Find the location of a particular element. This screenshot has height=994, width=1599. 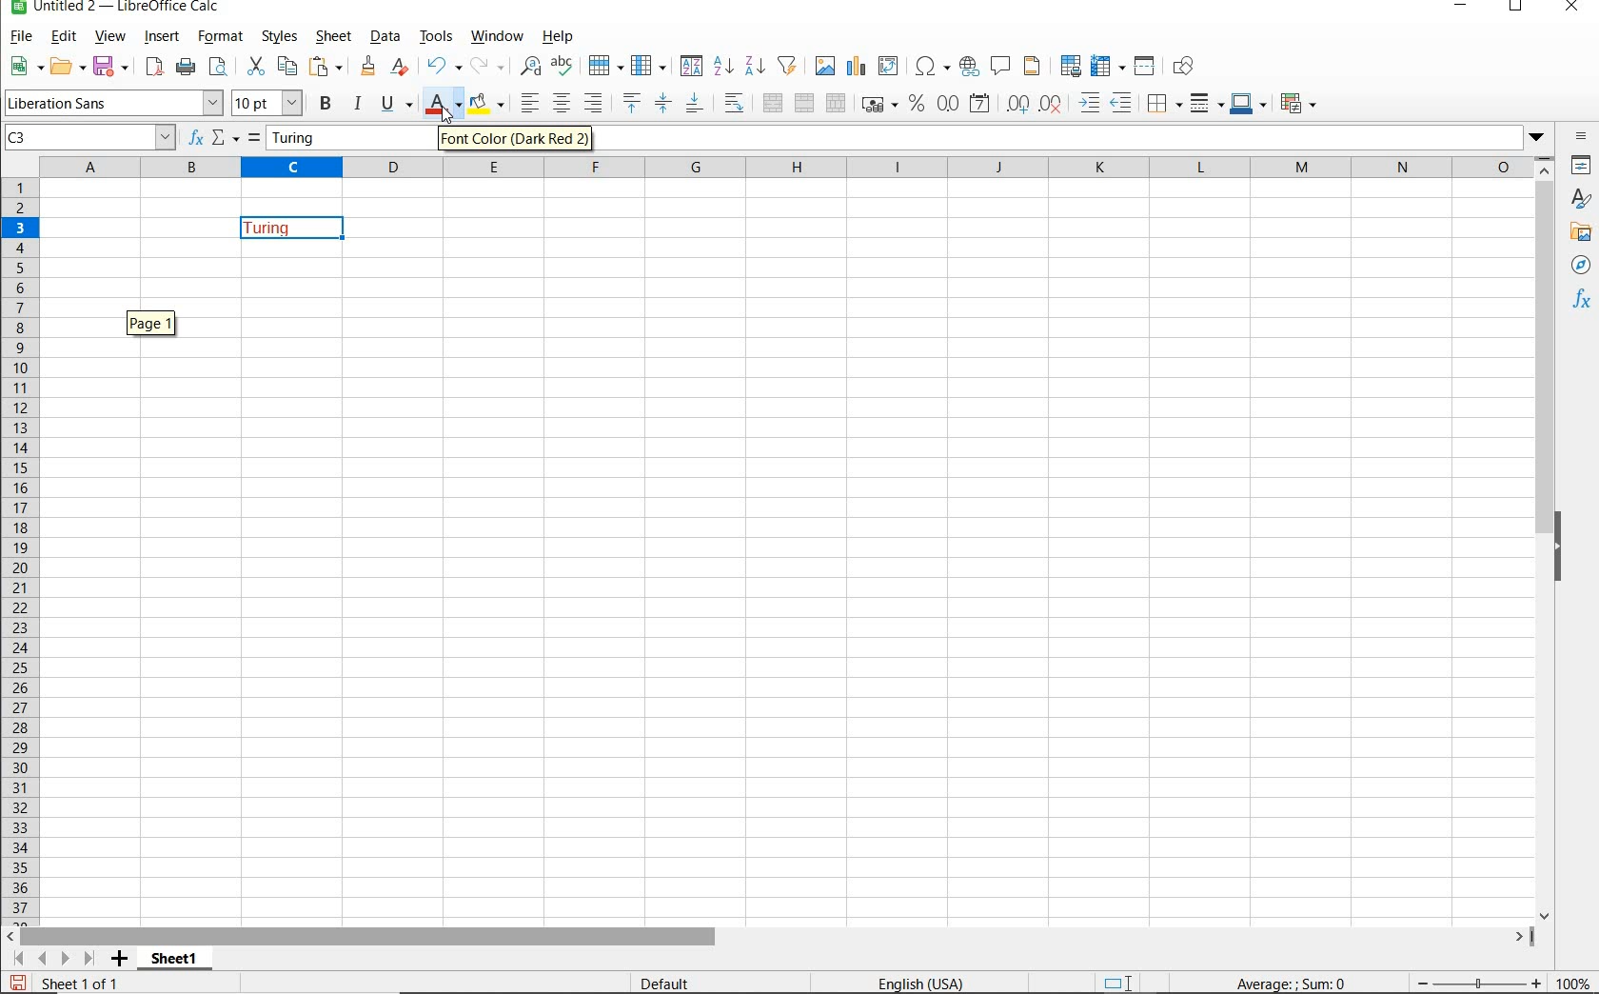

FILE is located at coordinates (22, 38).